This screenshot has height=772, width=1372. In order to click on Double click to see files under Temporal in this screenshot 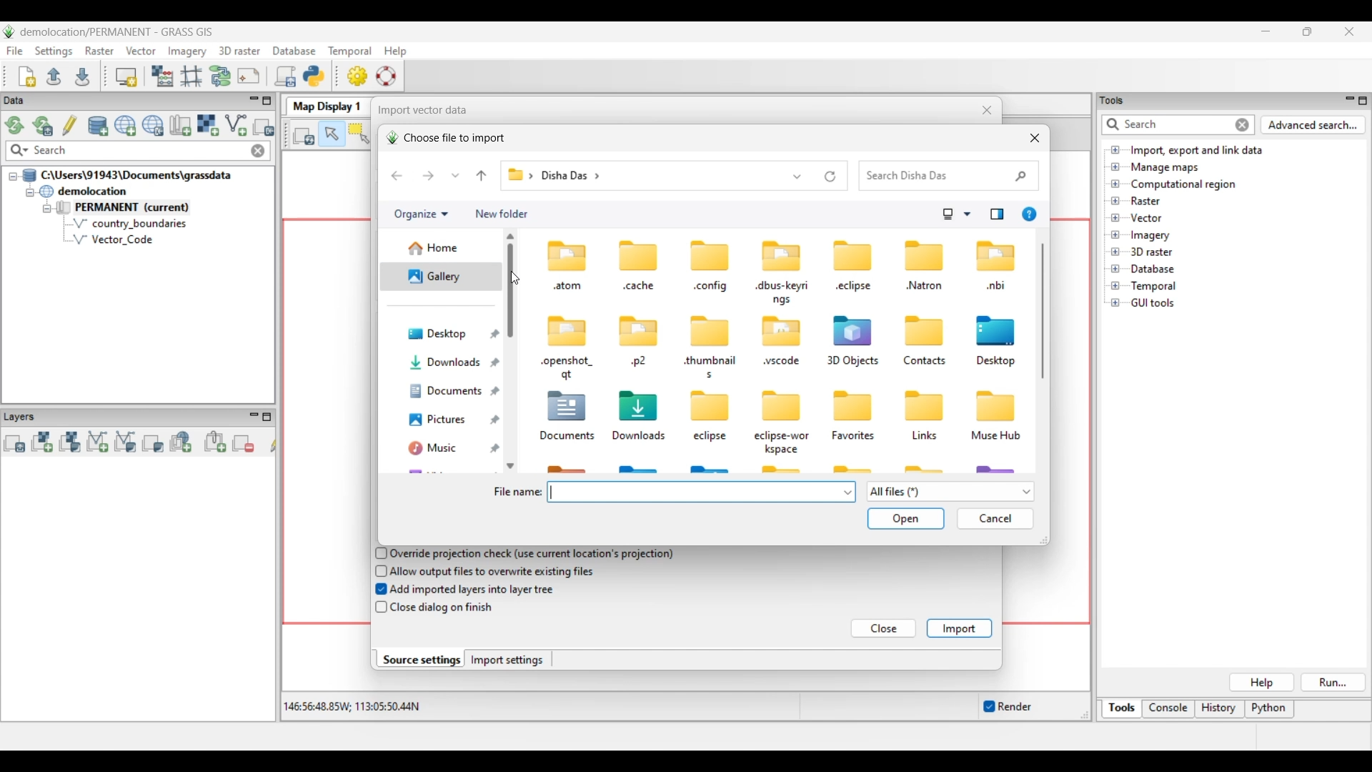, I will do `click(1153, 287)`.